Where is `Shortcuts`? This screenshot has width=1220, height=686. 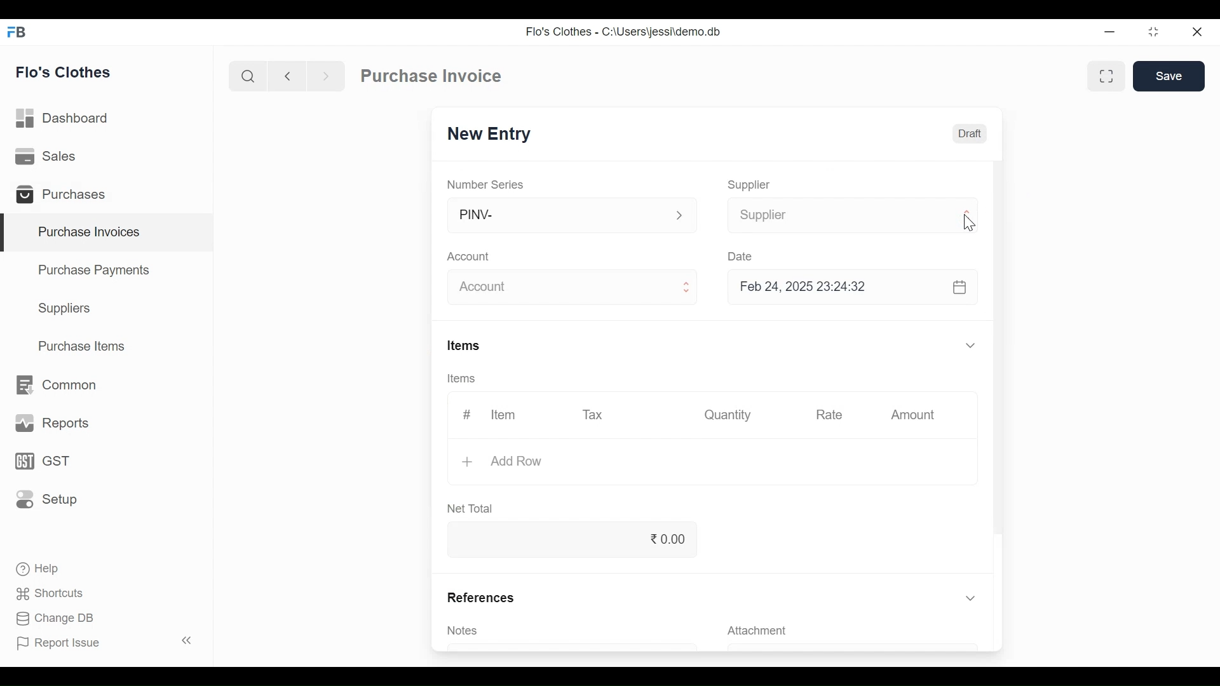
Shortcuts is located at coordinates (50, 595).